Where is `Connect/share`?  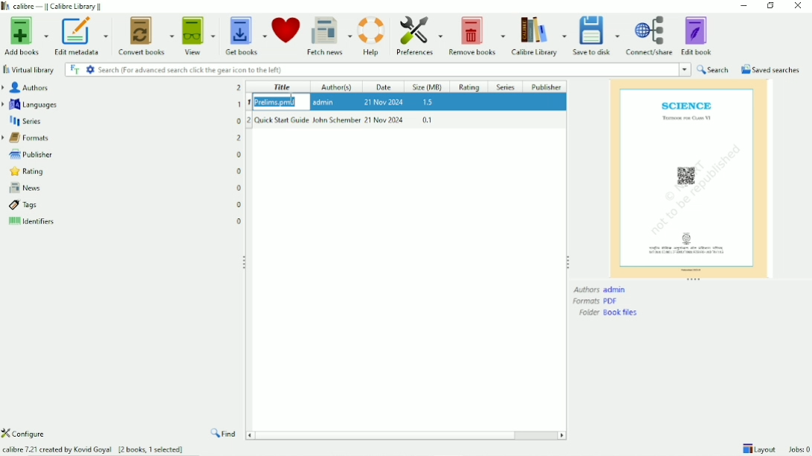 Connect/share is located at coordinates (651, 36).